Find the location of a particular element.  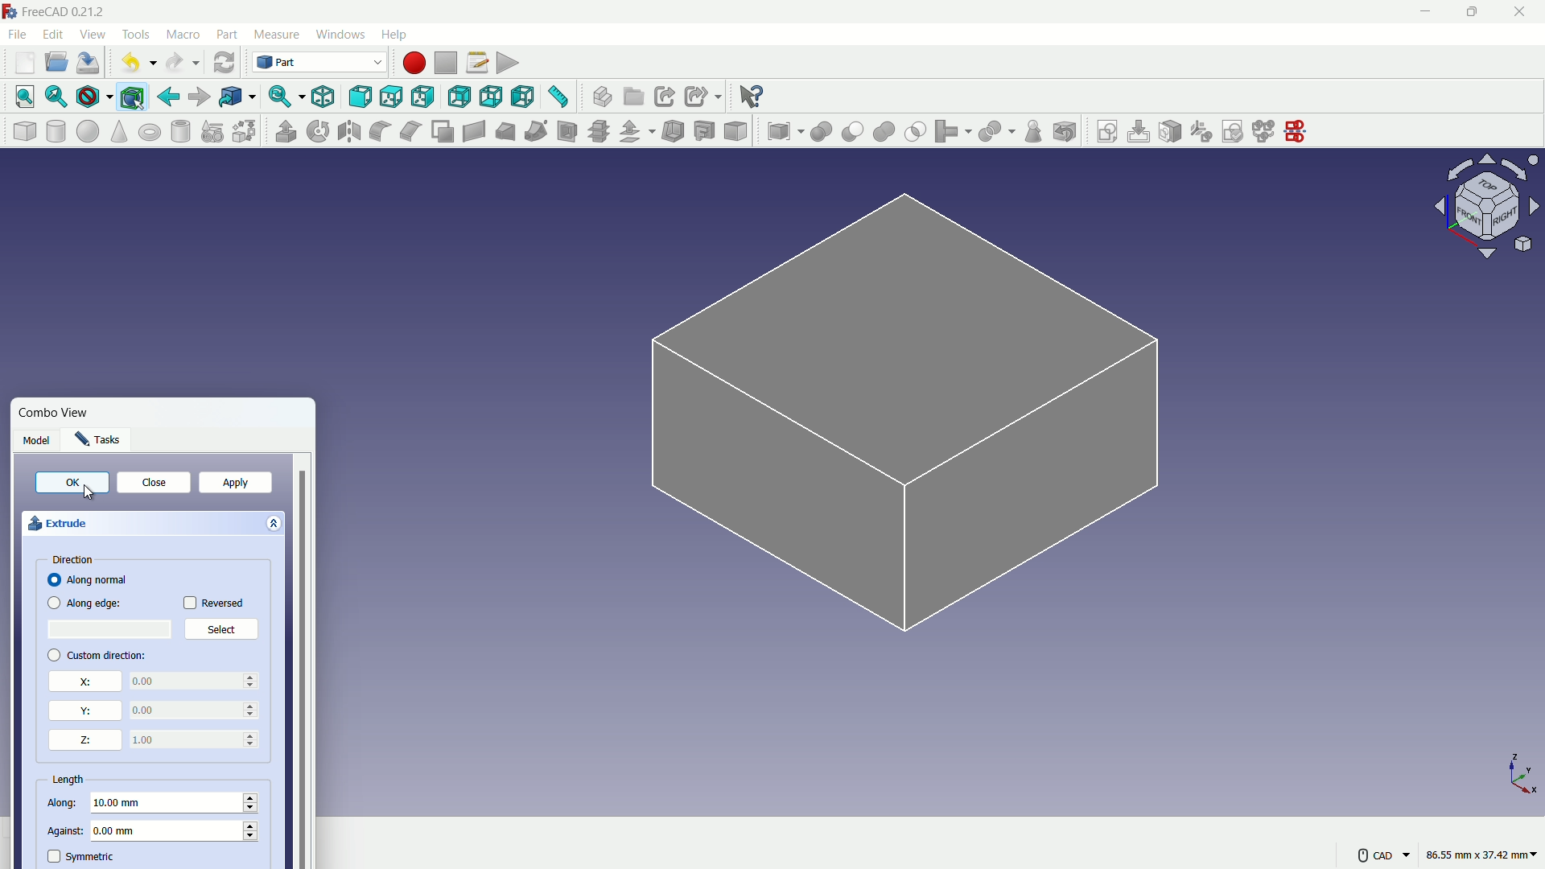

shape builder is located at coordinates (245, 131).